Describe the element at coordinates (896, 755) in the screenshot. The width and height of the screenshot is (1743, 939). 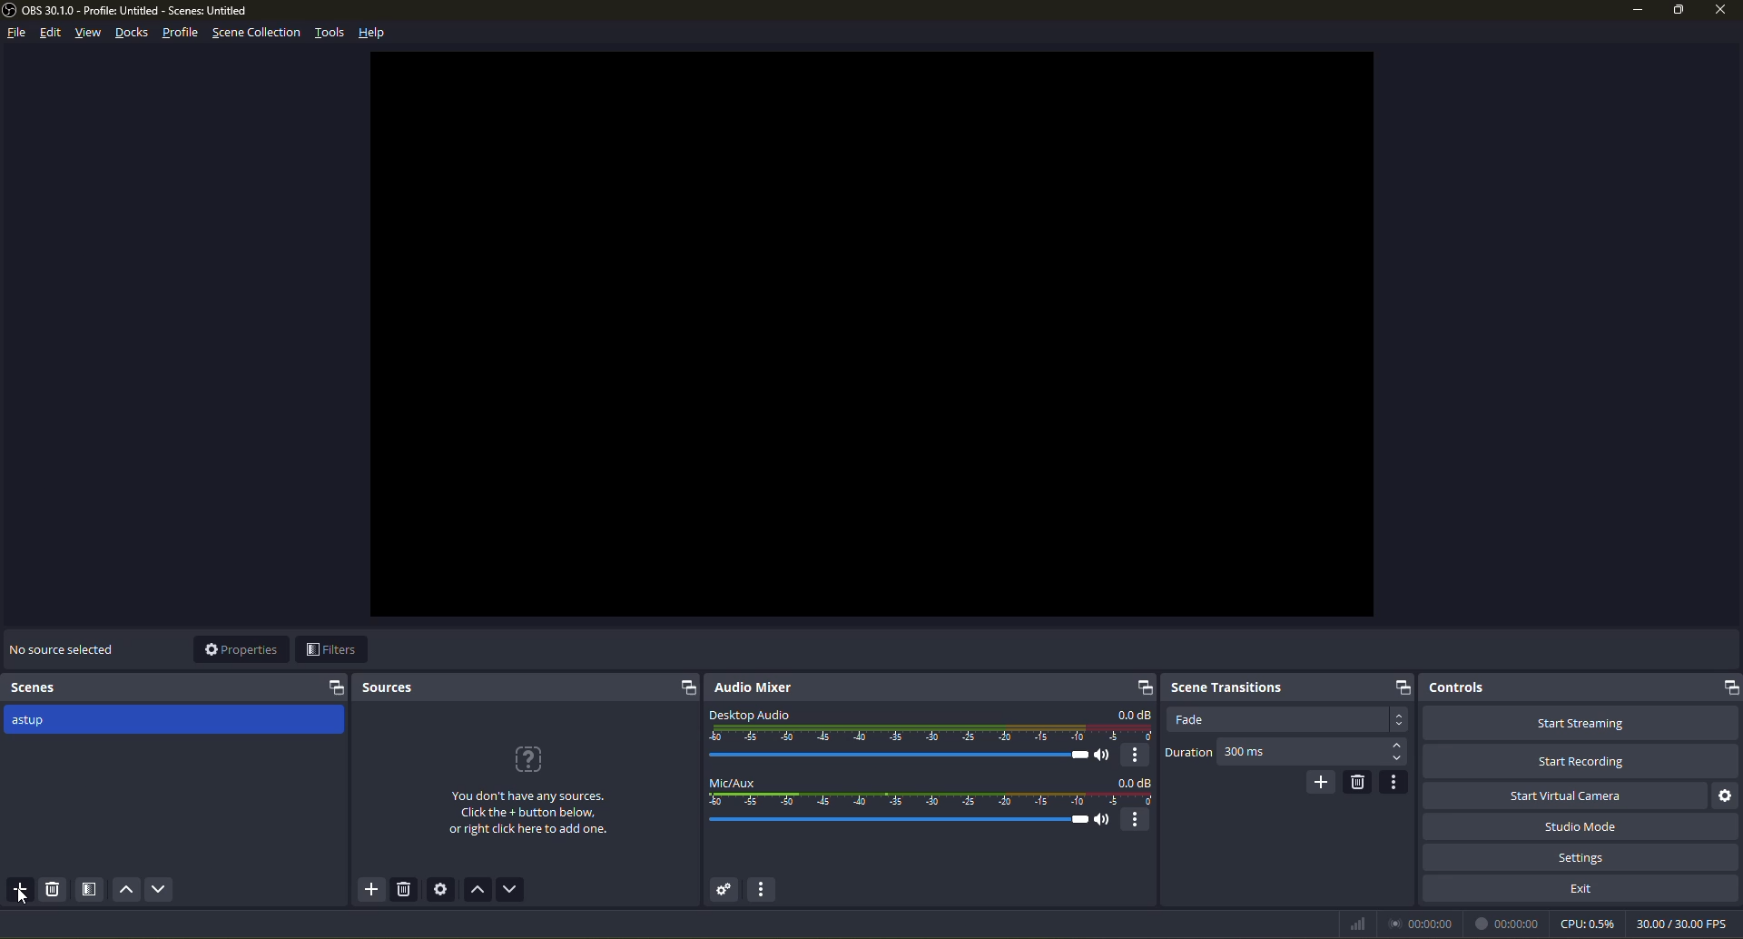
I see `sound level` at that location.